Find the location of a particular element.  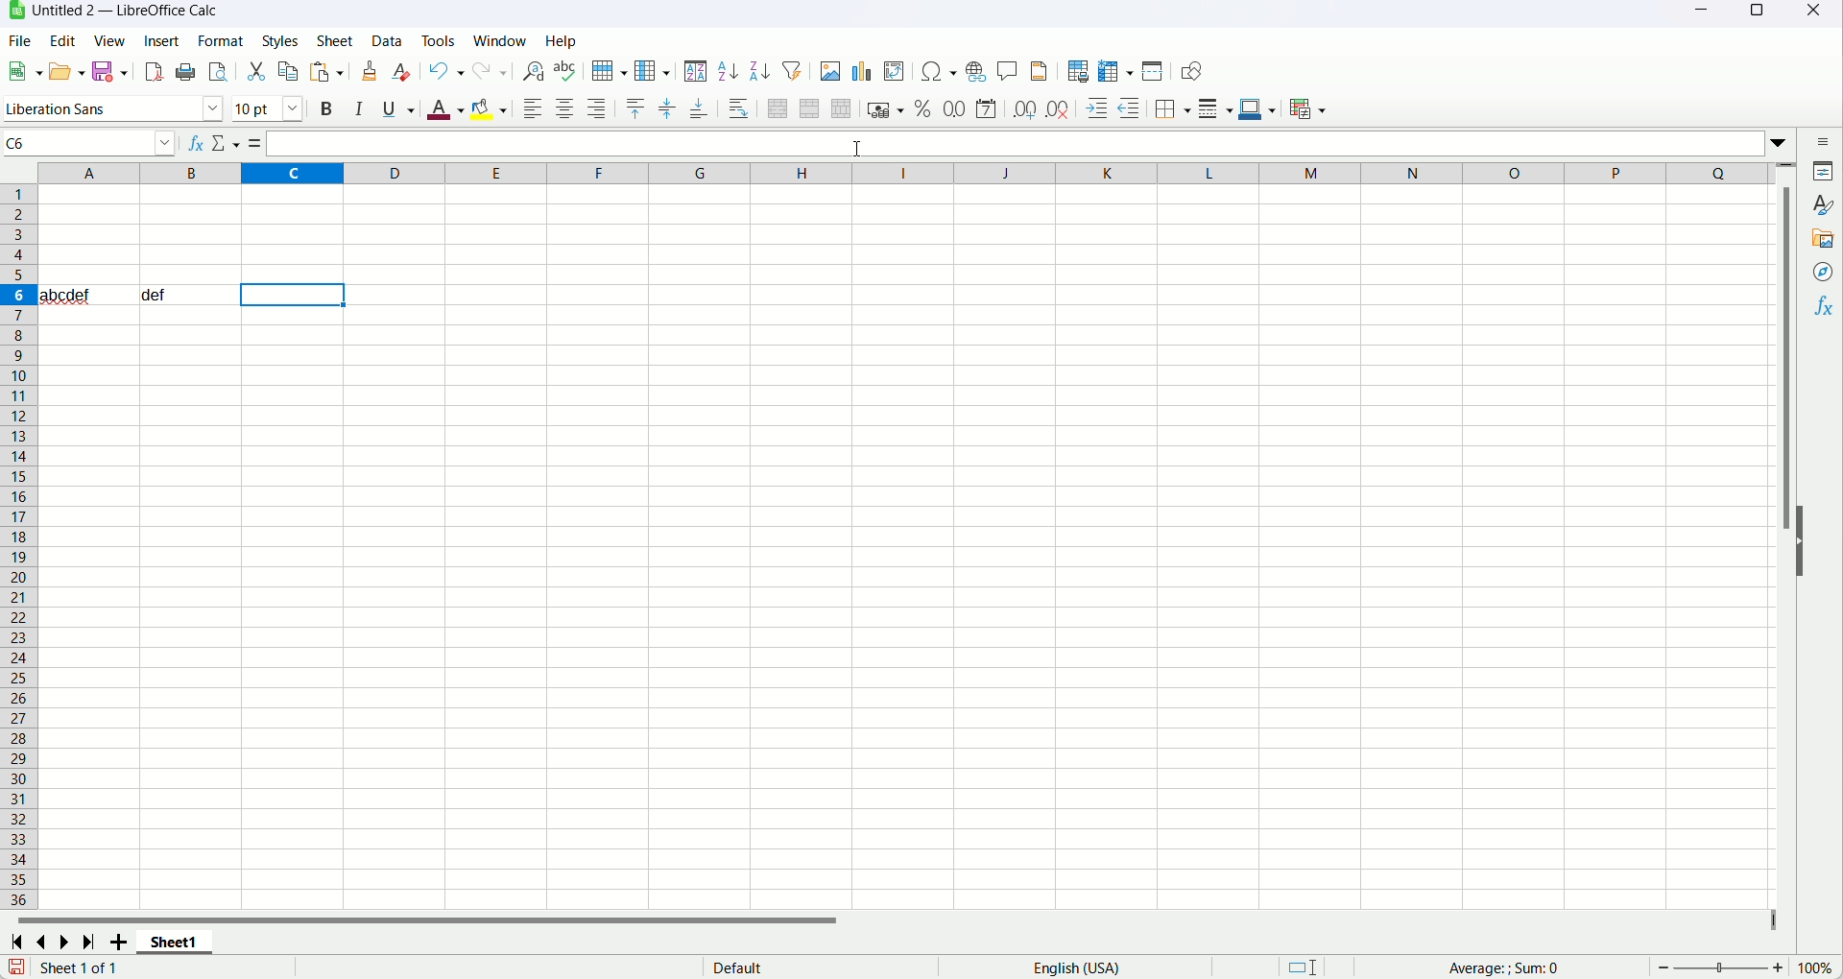

format is located at coordinates (220, 41).